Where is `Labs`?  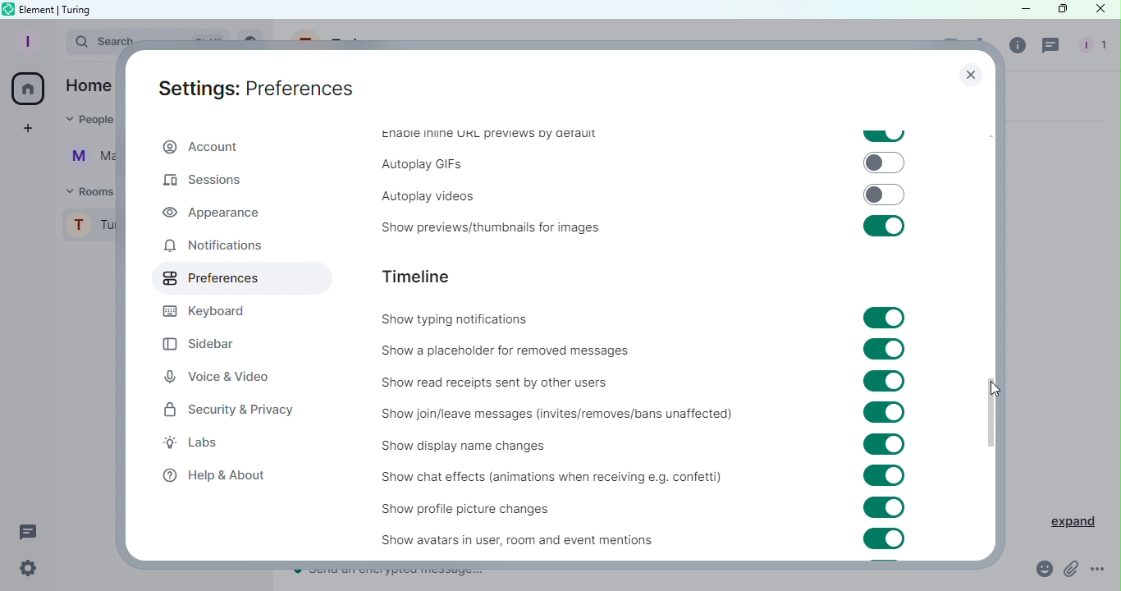 Labs is located at coordinates (206, 444).